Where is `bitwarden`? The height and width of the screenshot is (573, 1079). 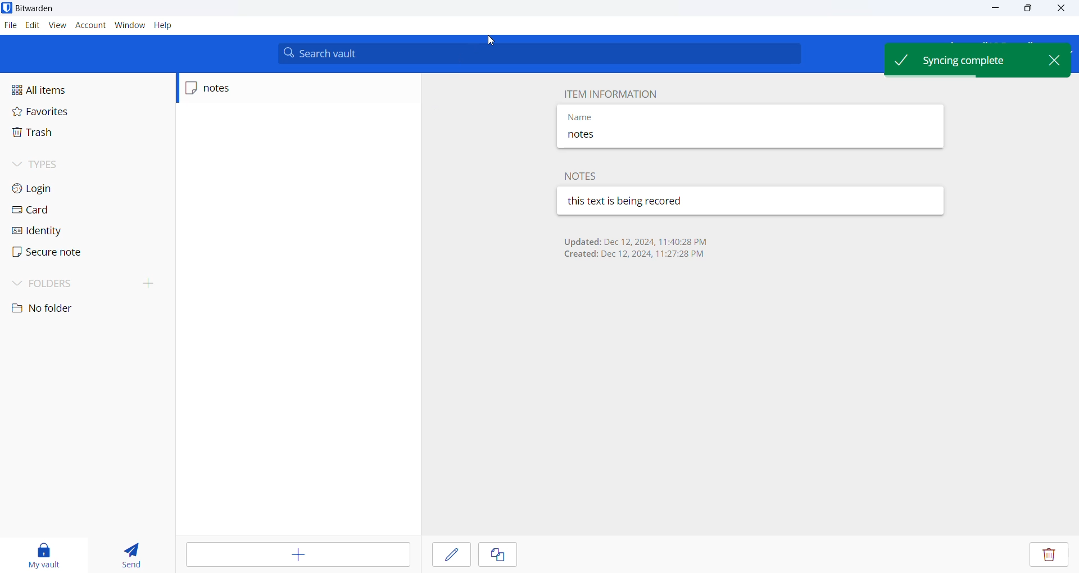 bitwarden is located at coordinates (33, 8).